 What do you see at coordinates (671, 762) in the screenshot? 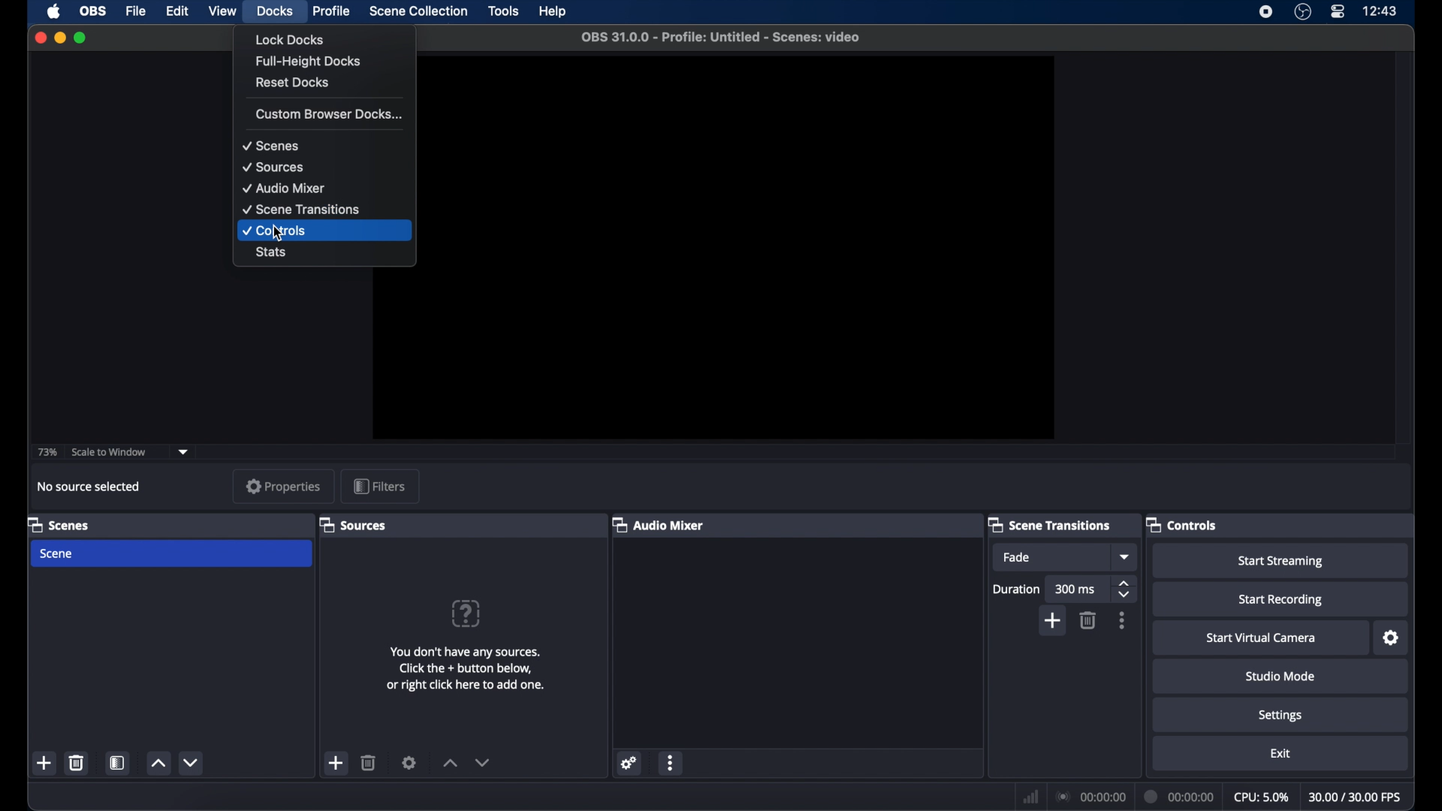
I see `more options` at bounding box center [671, 762].